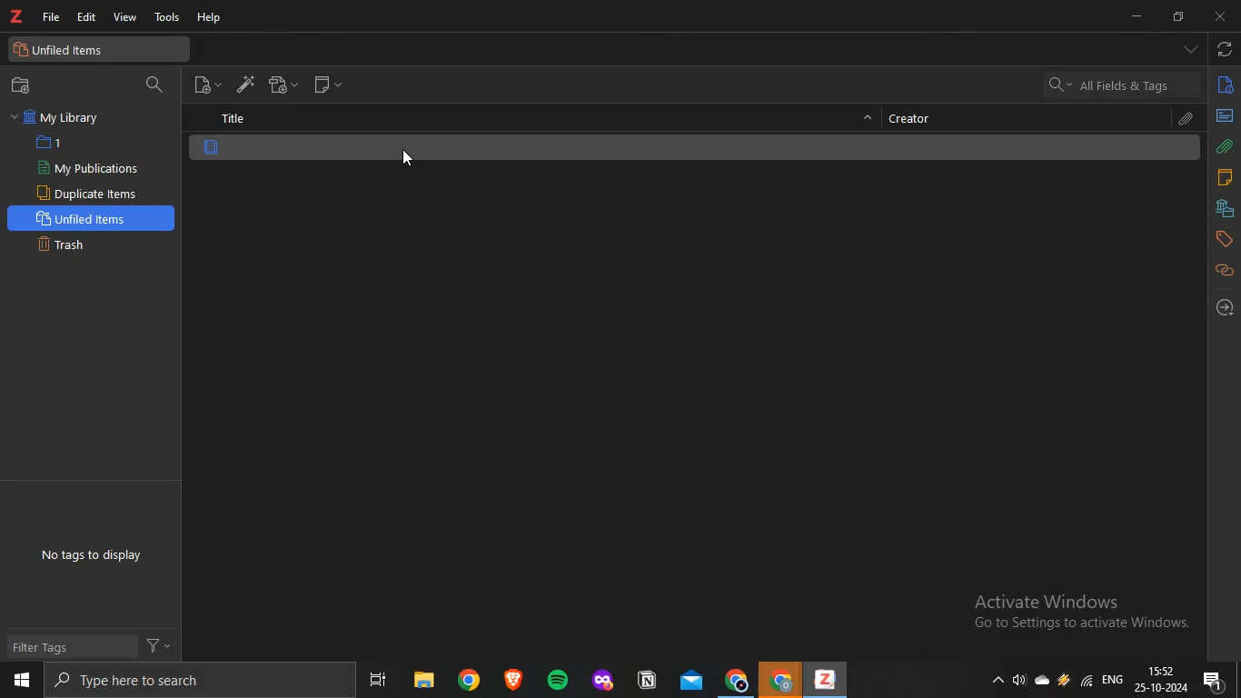  What do you see at coordinates (54, 16) in the screenshot?
I see `file` at bounding box center [54, 16].